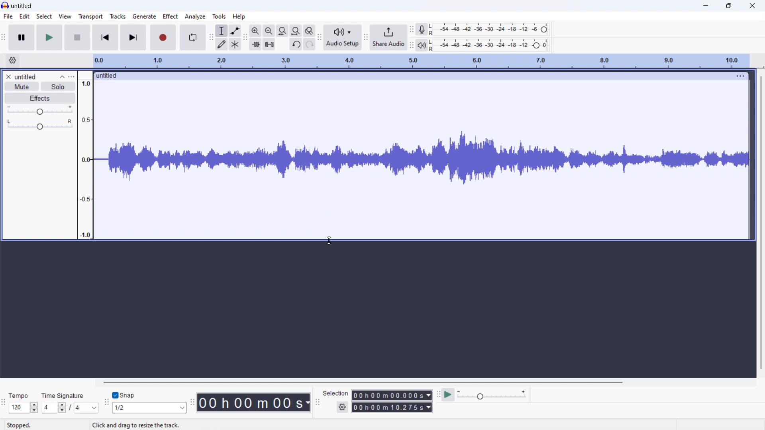 This screenshot has height=430, width=765. I want to click on vertical scrollbar, so click(761, 223).